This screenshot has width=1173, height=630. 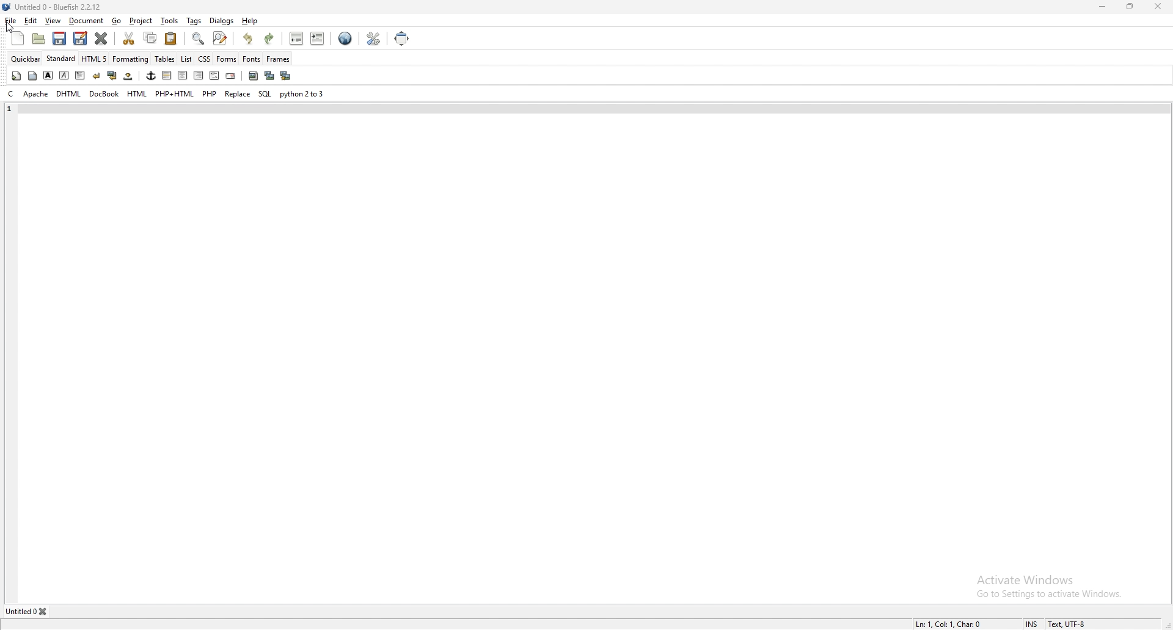 What do you see at coordinates (31, 21) in the screenshot?
I see `edit` at bounding box center [31, 21].